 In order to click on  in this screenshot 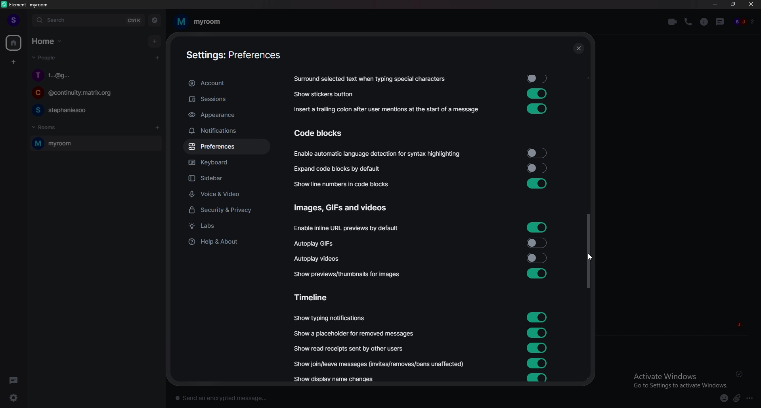, I will do `click(578, 49)`.